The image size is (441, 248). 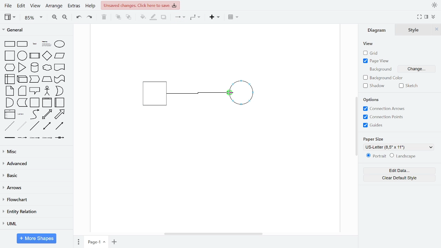 I want to click on note, so click(x=10, y=91).